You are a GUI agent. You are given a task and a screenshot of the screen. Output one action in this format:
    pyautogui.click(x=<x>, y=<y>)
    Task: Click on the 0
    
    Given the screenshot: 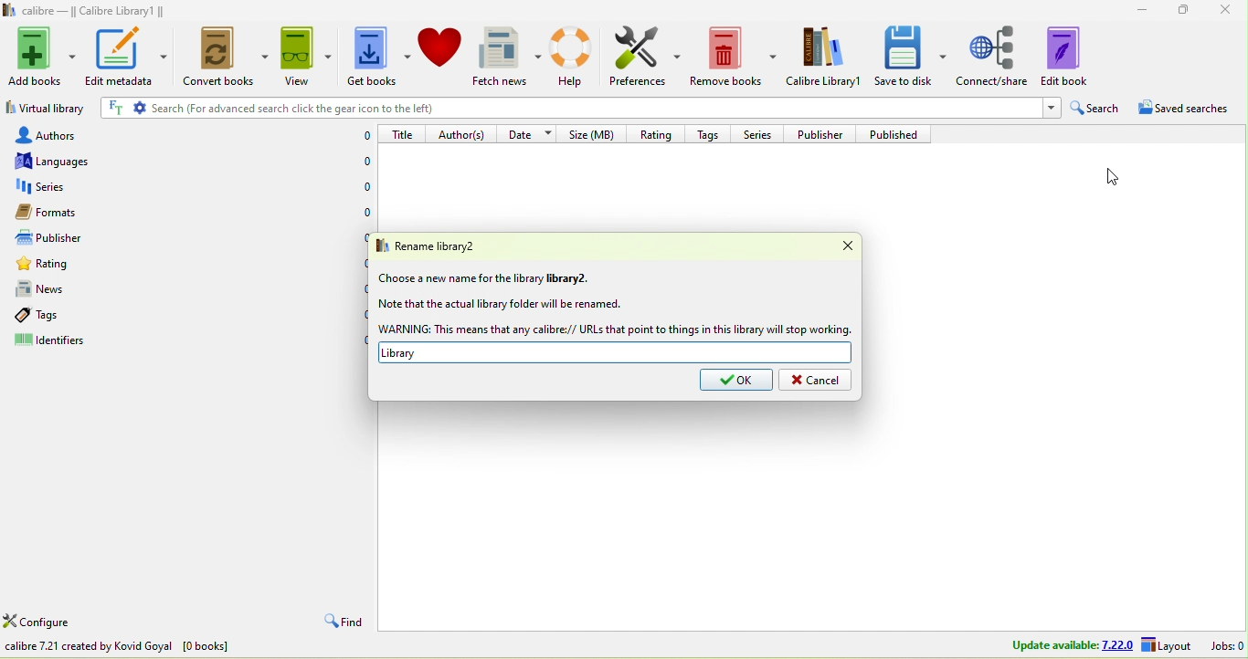 What is the action you would take?
    pyautogui.click(x=364, y=214)
    